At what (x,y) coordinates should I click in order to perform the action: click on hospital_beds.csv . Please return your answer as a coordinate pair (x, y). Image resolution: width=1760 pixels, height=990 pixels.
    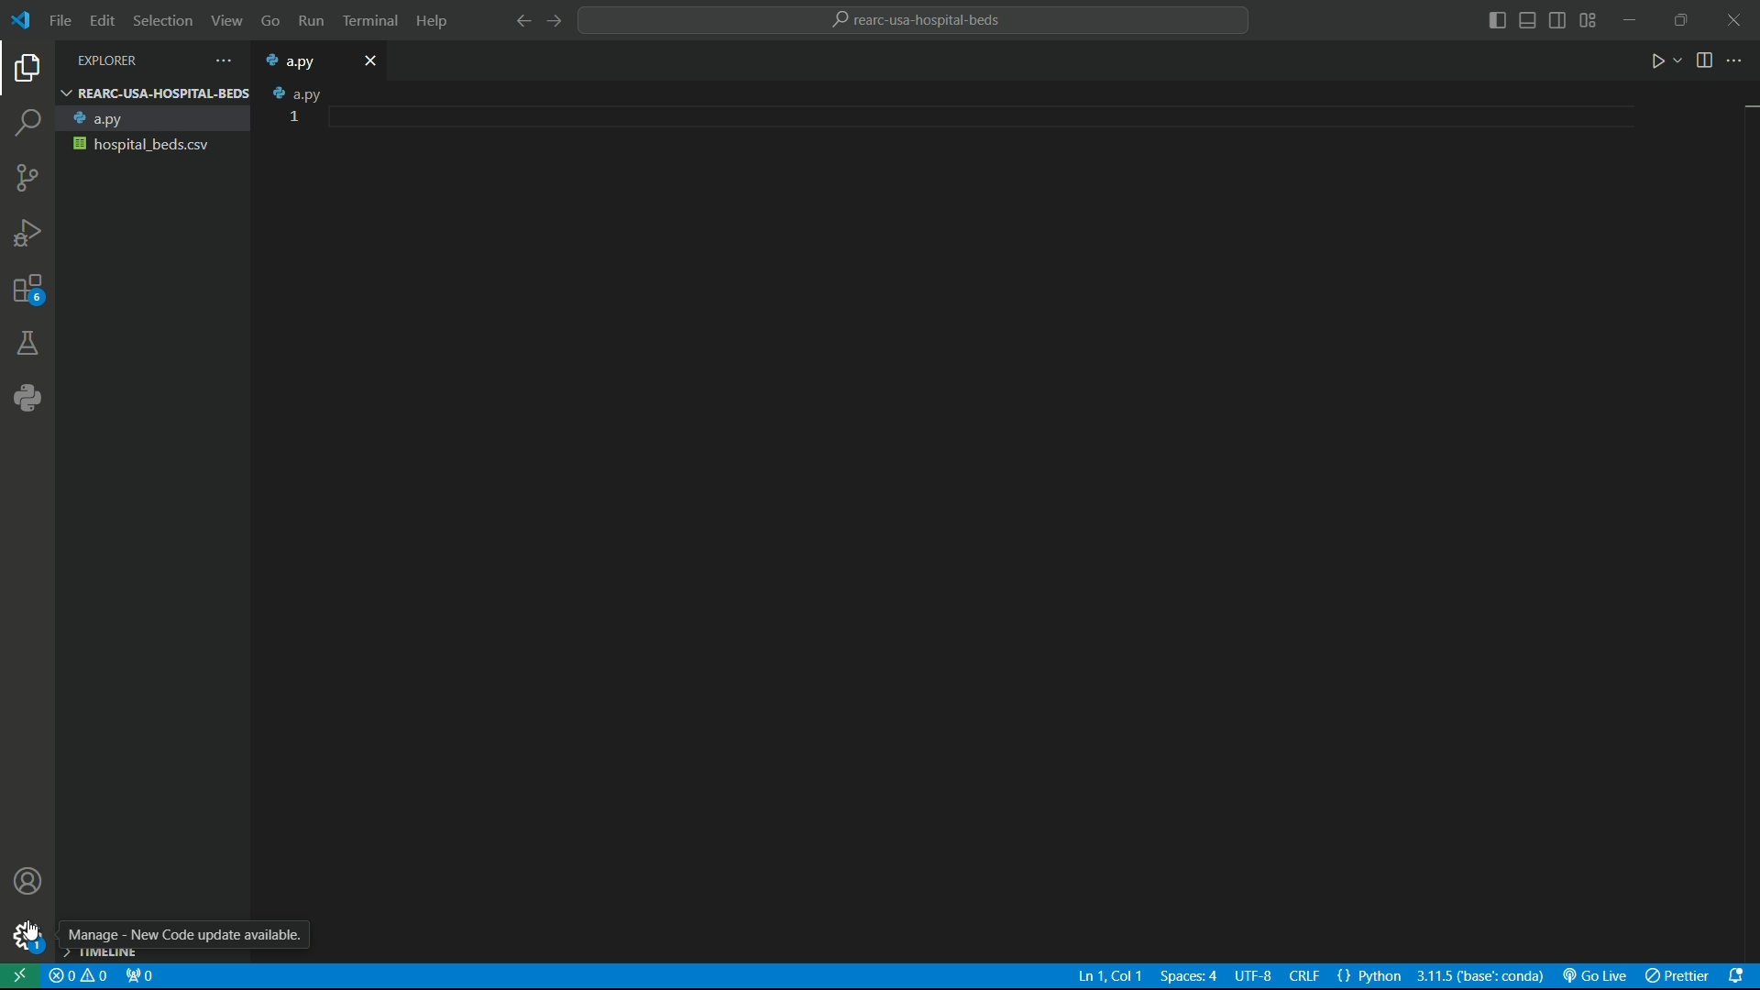
    Looking at the image, I should click on (150, 144).